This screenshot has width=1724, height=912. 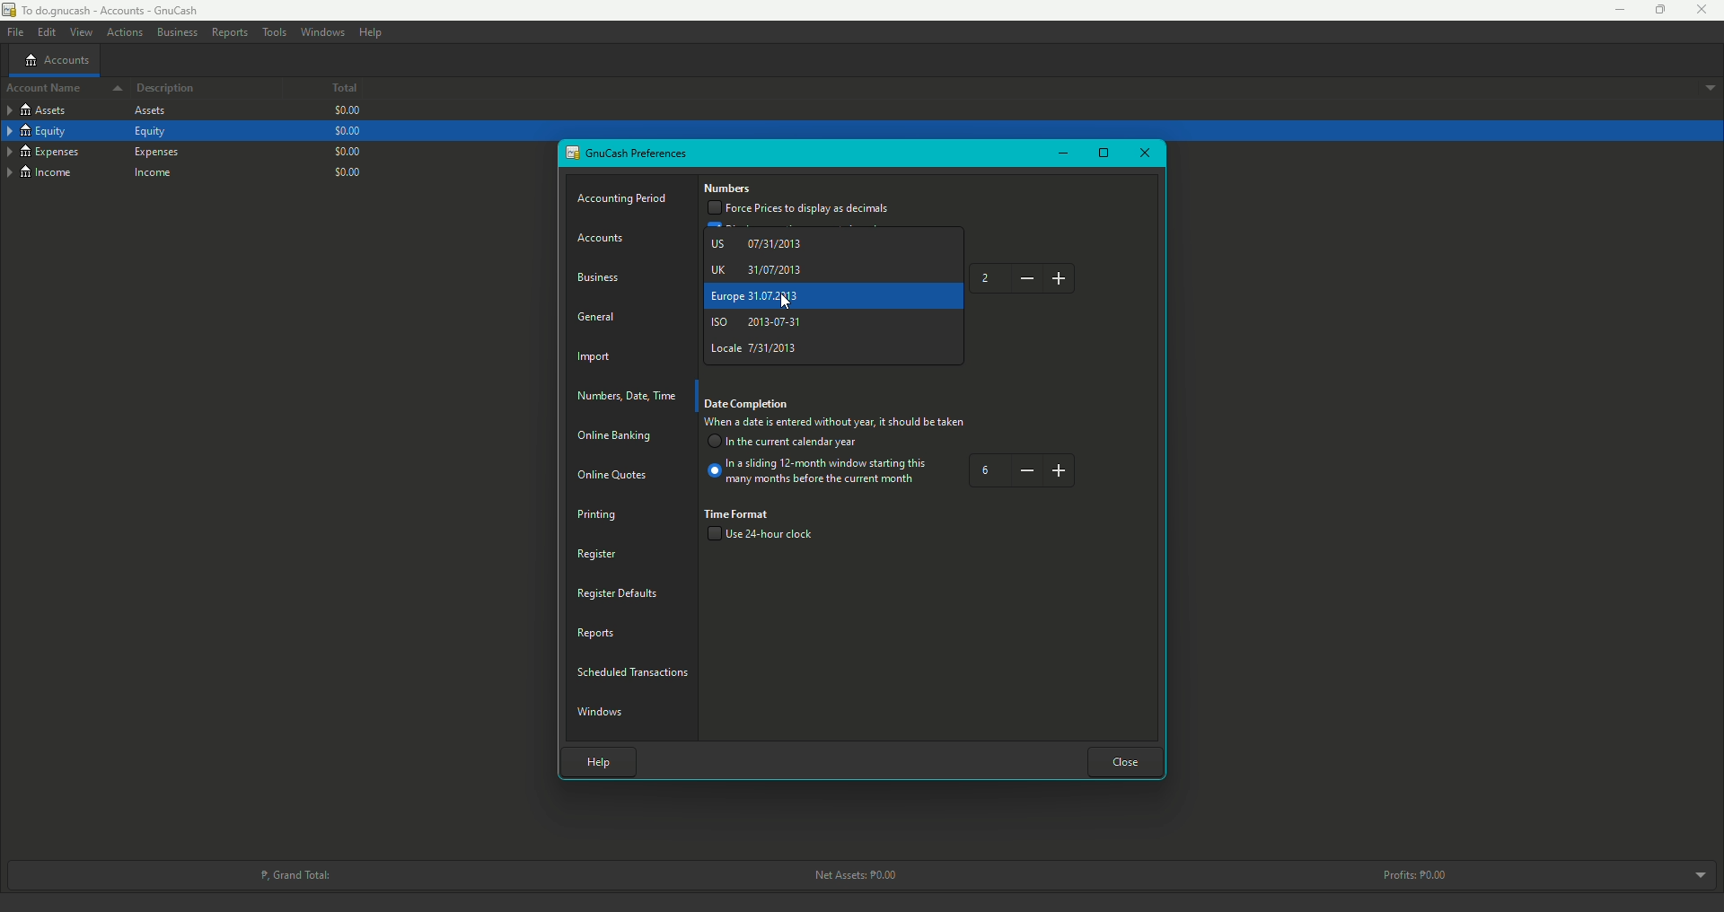 What do you see at coordinates (630, 396) in the screenshot?
I see `Numbers, Date, Time` at bounding box center [630, 396].